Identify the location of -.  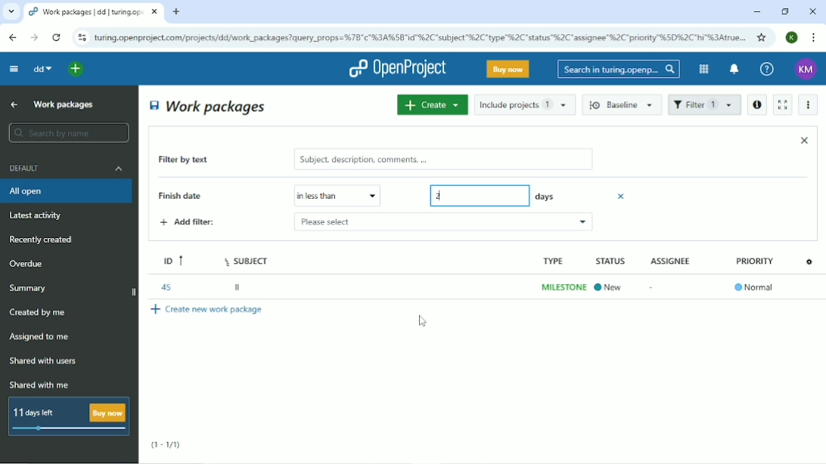
(653, 291).